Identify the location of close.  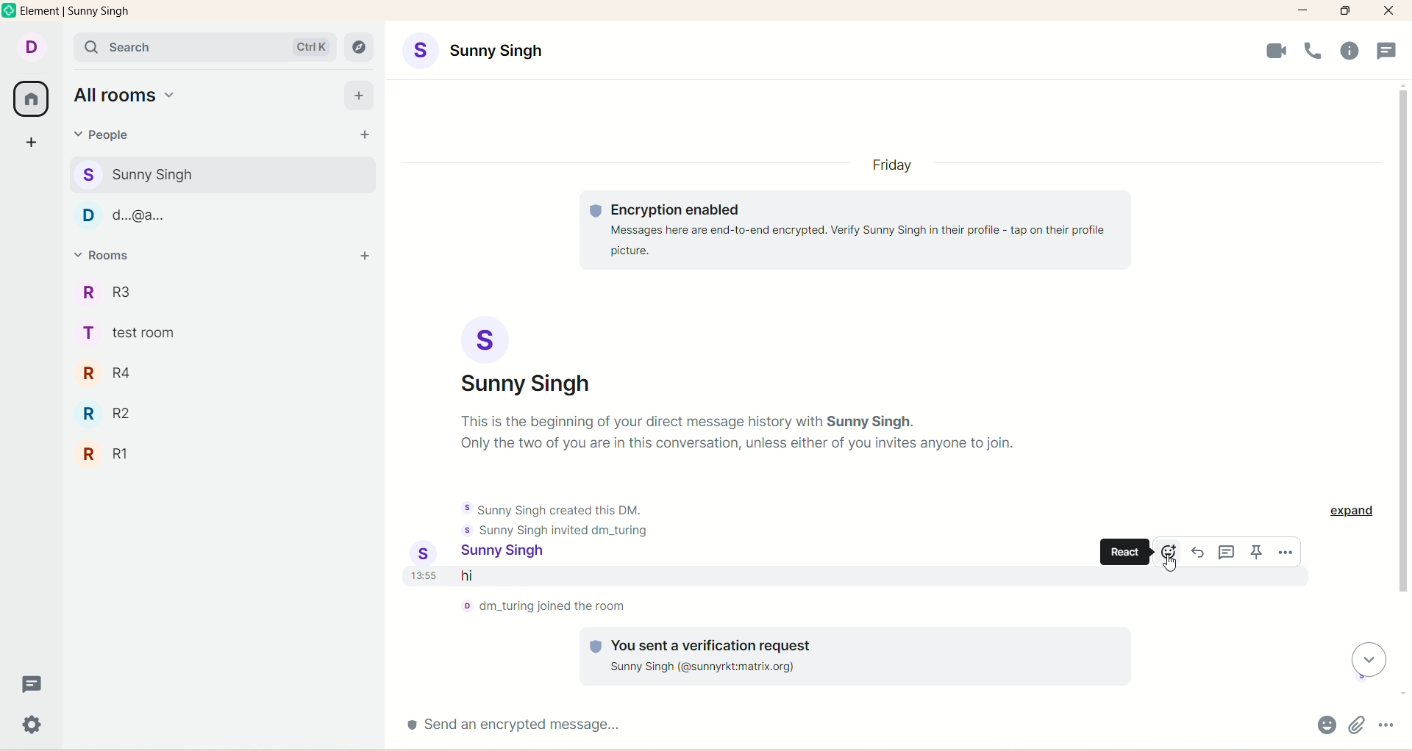
(1389, 11).